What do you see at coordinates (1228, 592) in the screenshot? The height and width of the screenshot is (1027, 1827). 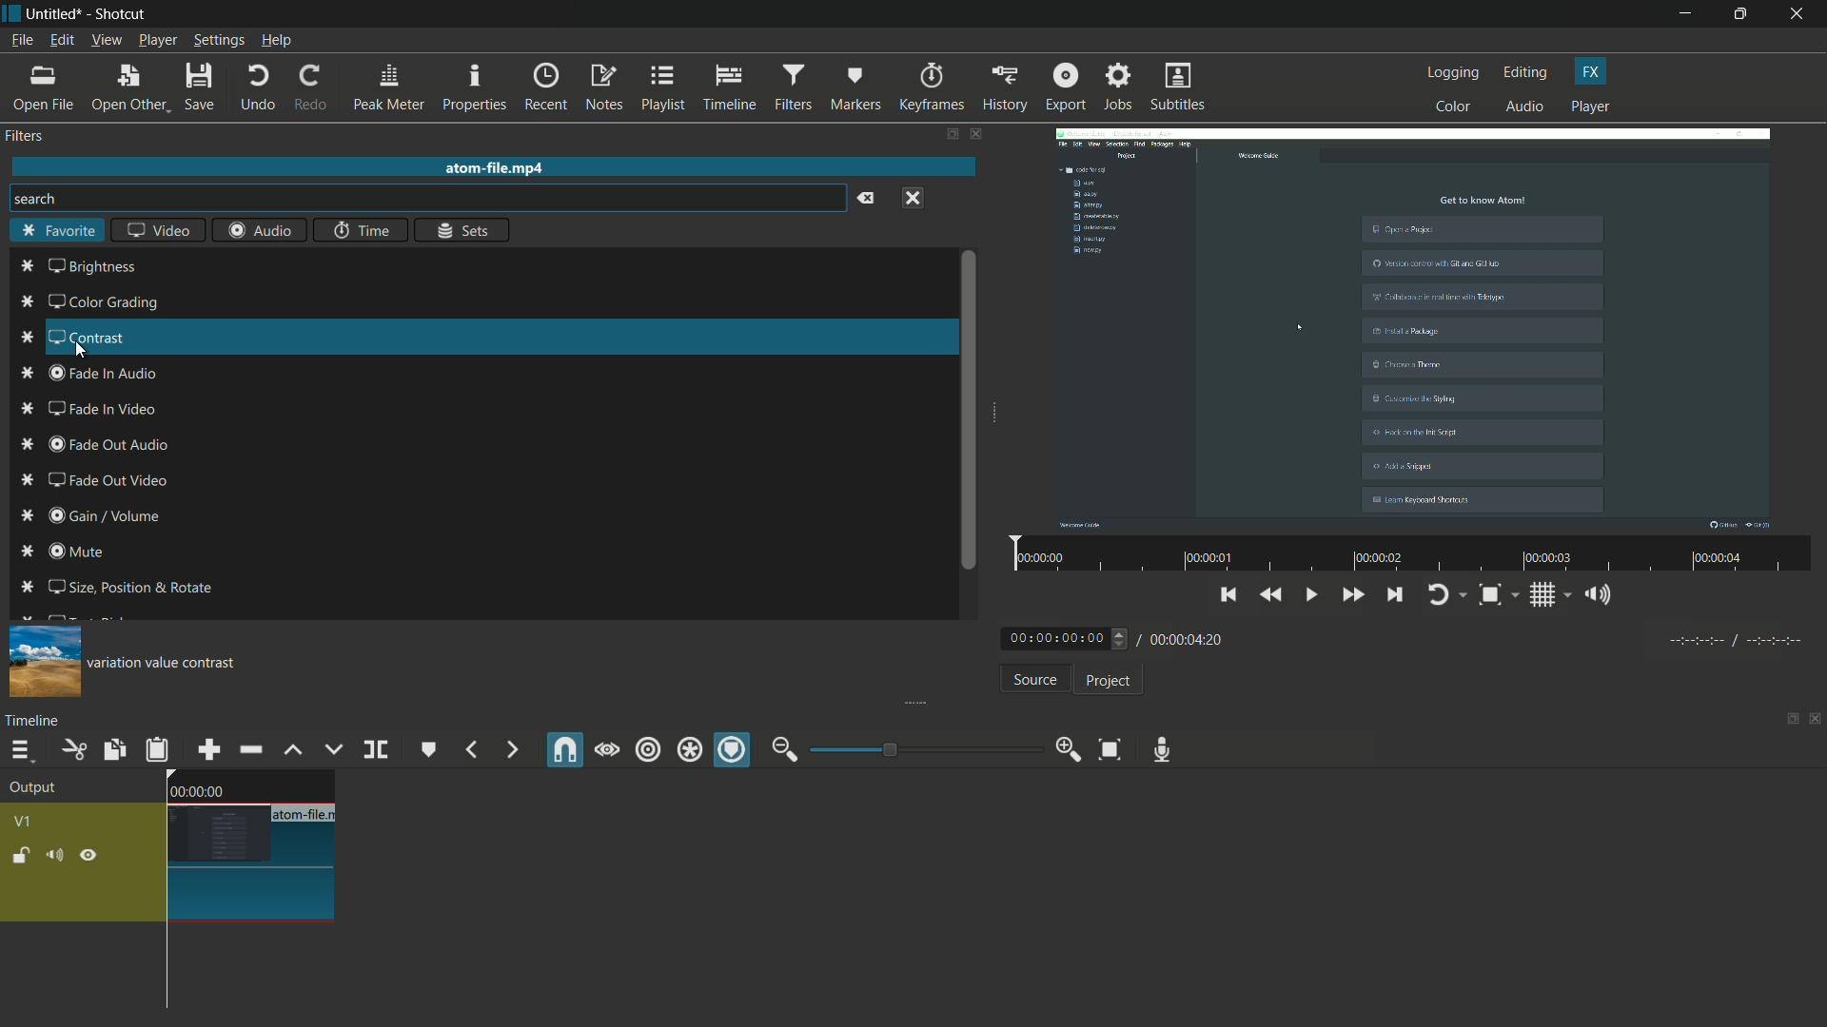 I see `skip to the previous point` at bounding box center [1228, 592].